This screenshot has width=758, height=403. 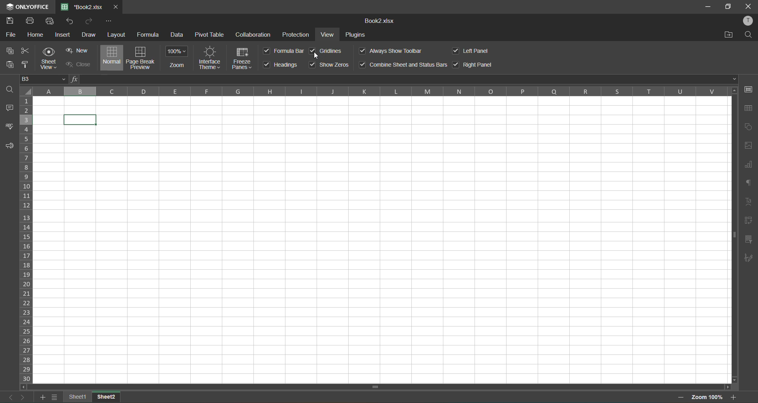 I want to click on data, so click(x=178, y=35).